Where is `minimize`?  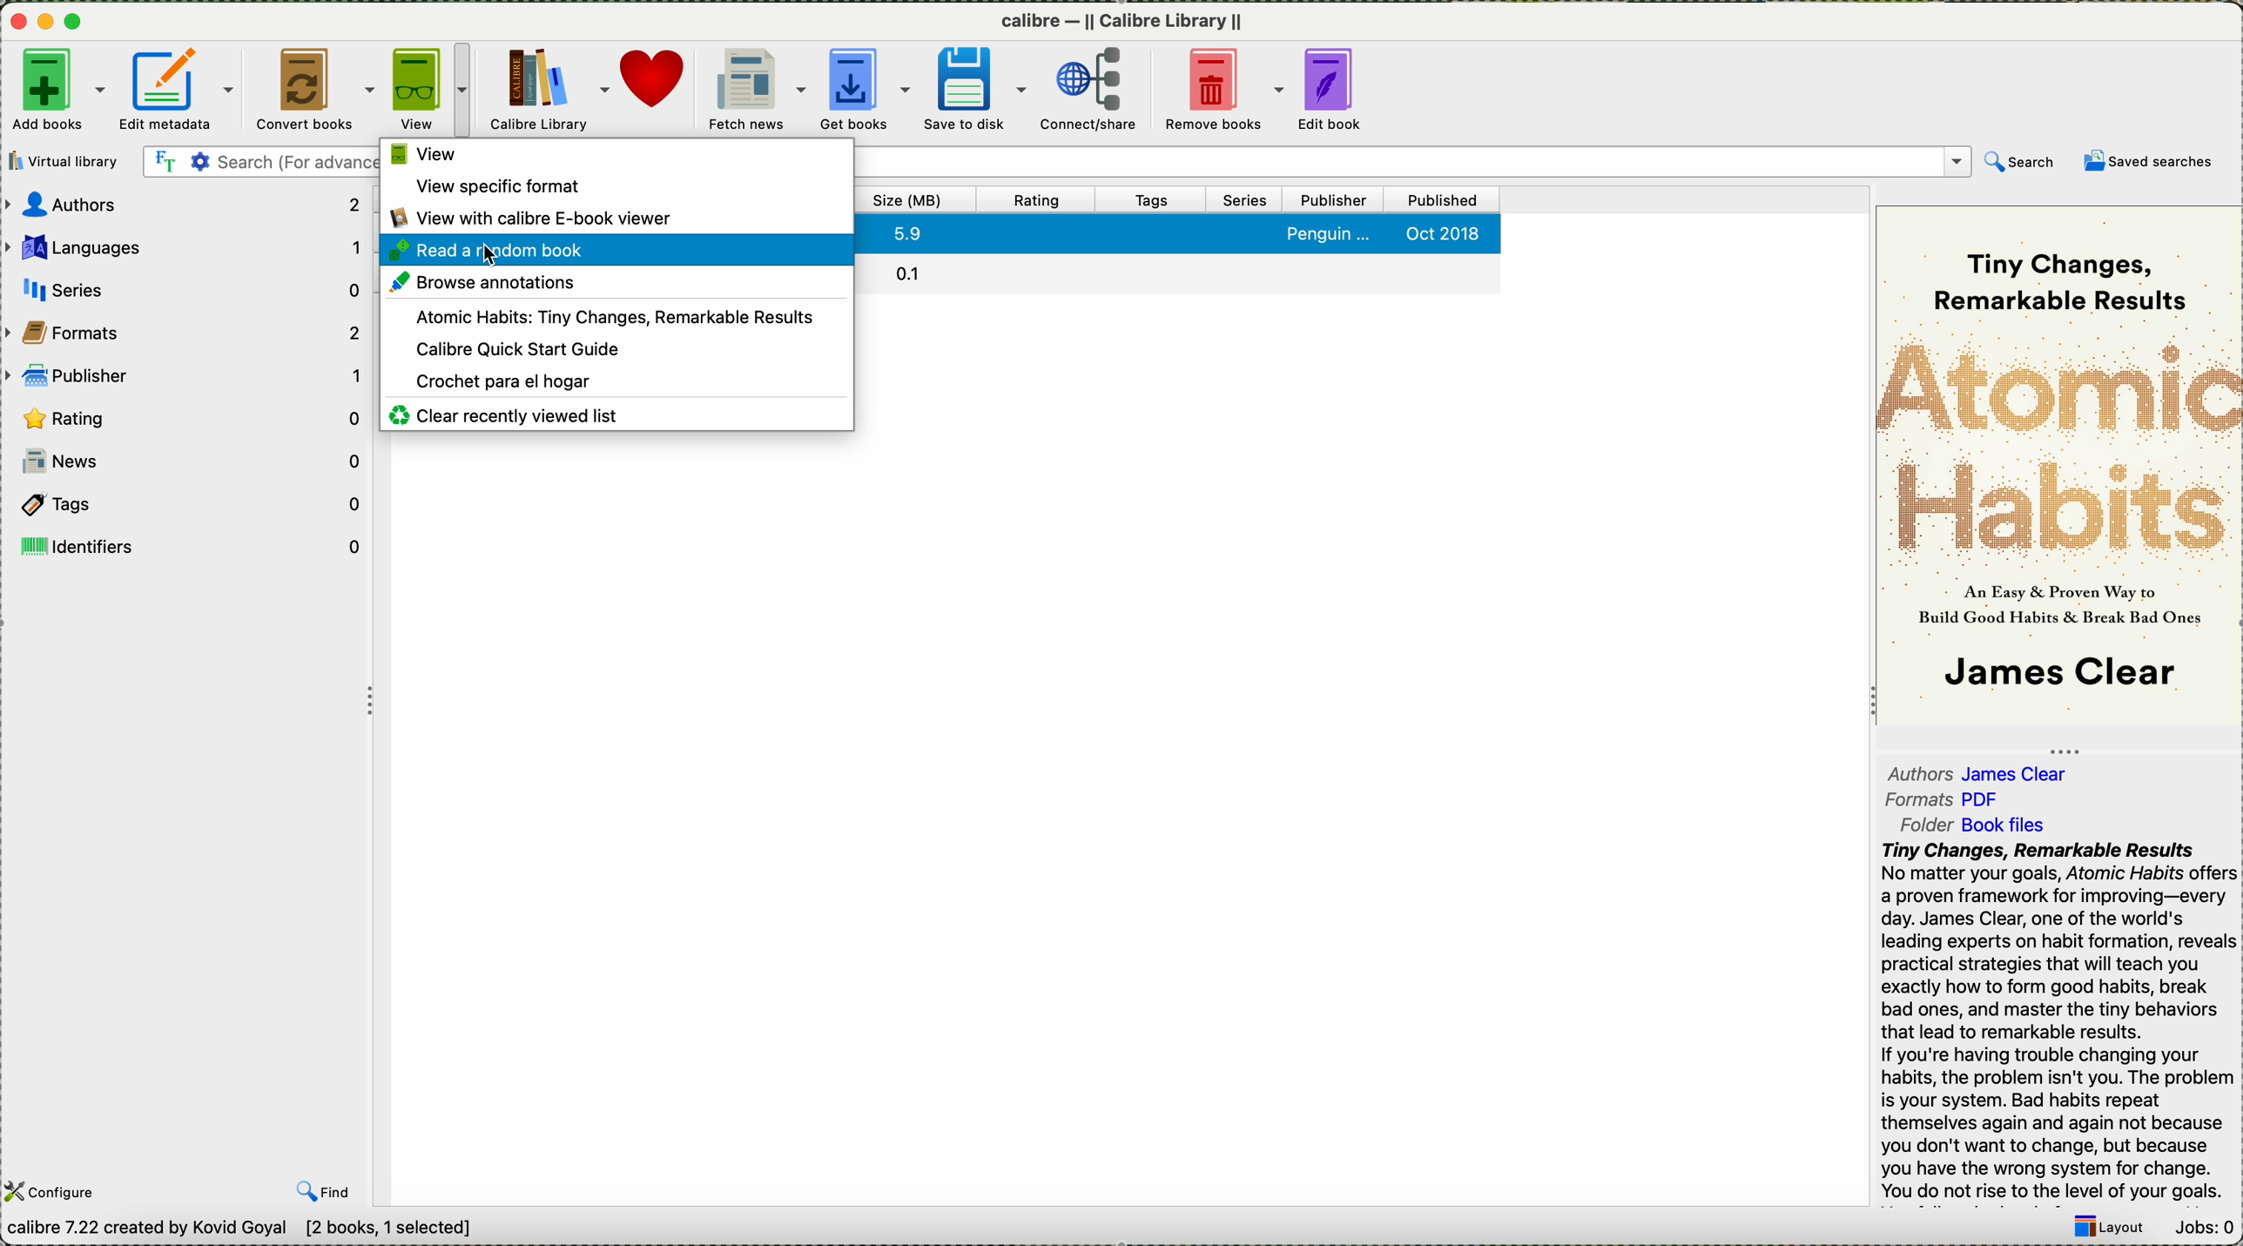 minimize is located at coordinates (44, 23).